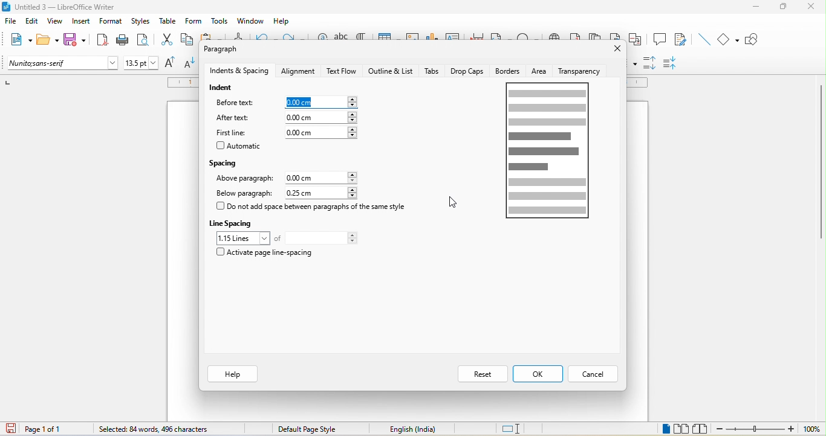 This screenshot has height=436, width=826. I want to click on area, so click(539, 71).